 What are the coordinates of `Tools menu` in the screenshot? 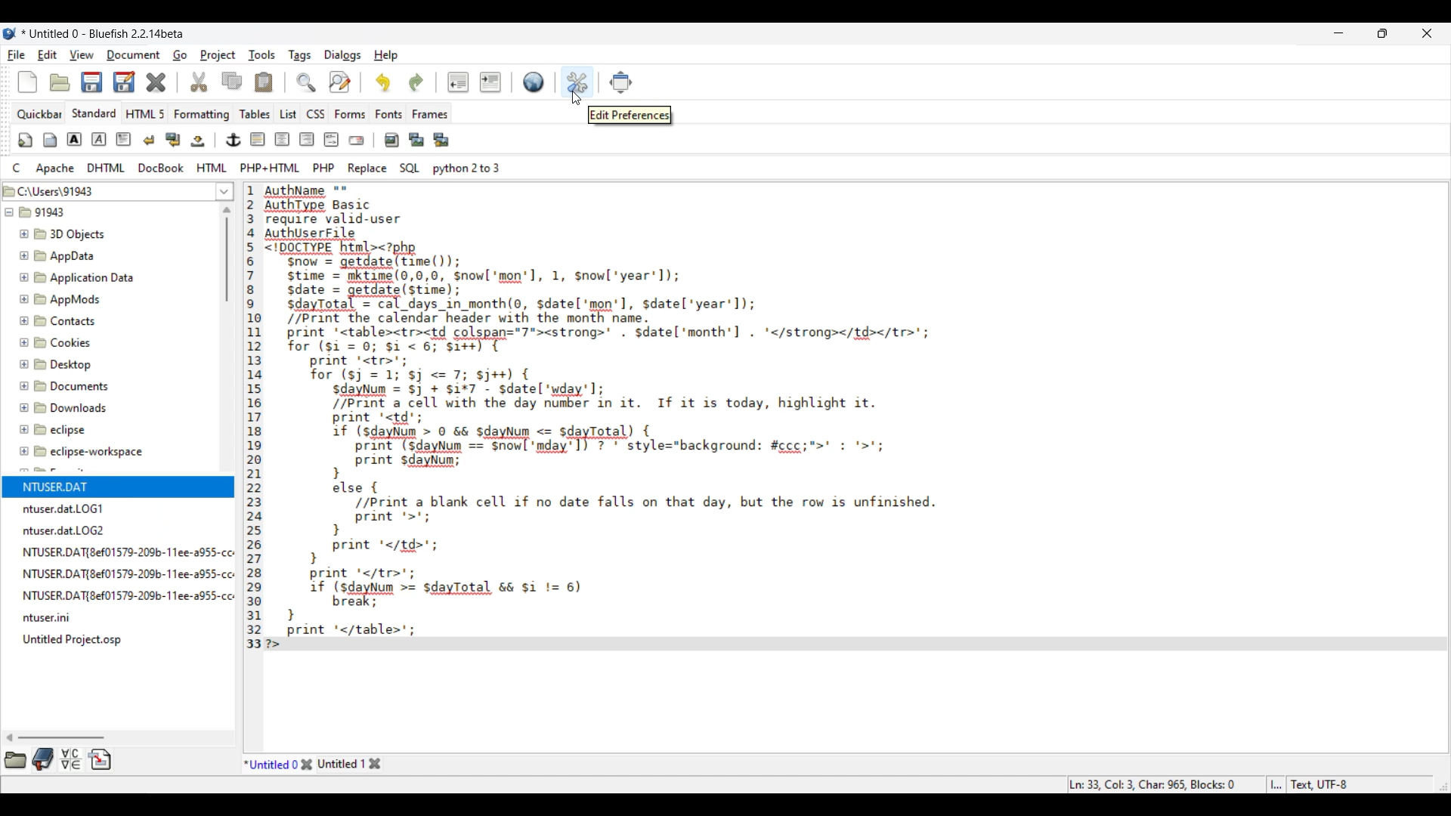 It's located at (262, 55).